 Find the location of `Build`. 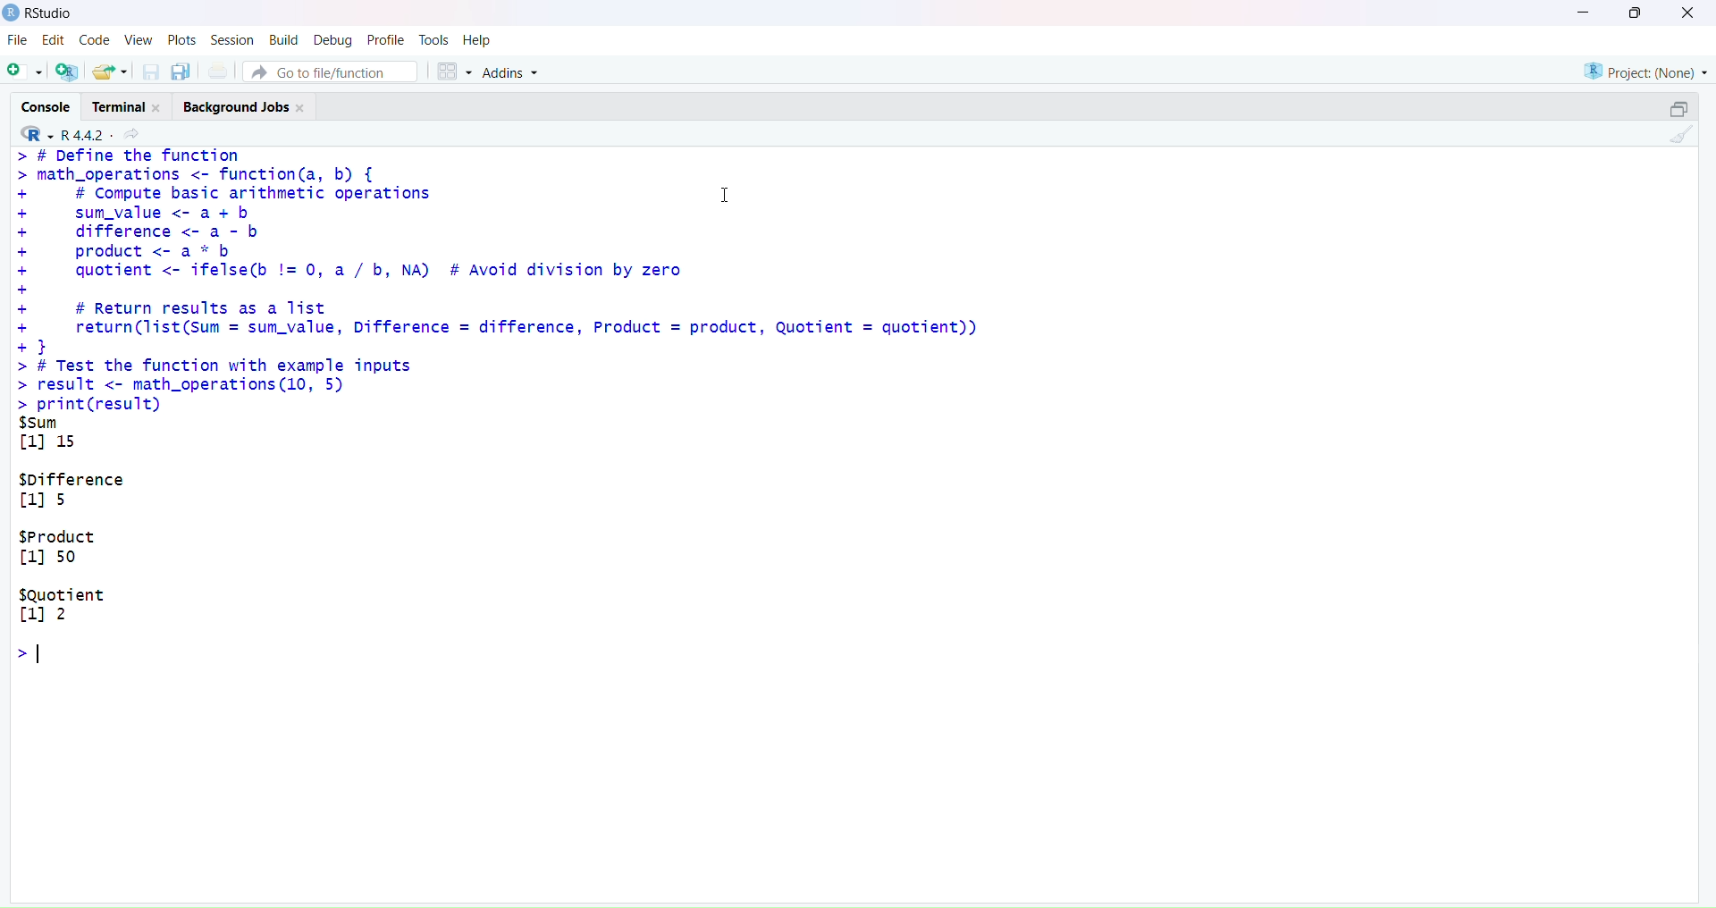

Build is located at coordinates (280, 39).